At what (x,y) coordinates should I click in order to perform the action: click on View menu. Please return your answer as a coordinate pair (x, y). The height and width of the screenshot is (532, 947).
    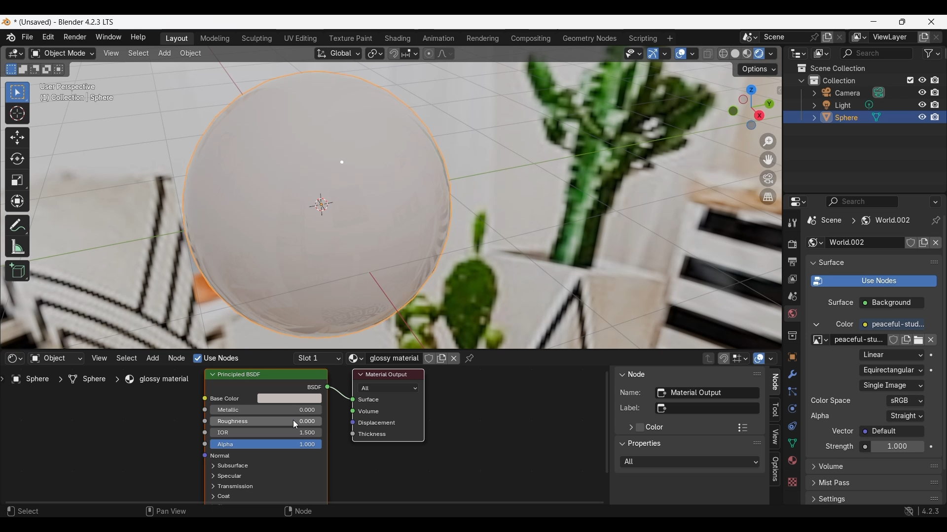
    Looking at the image, I should click on (99, 358).